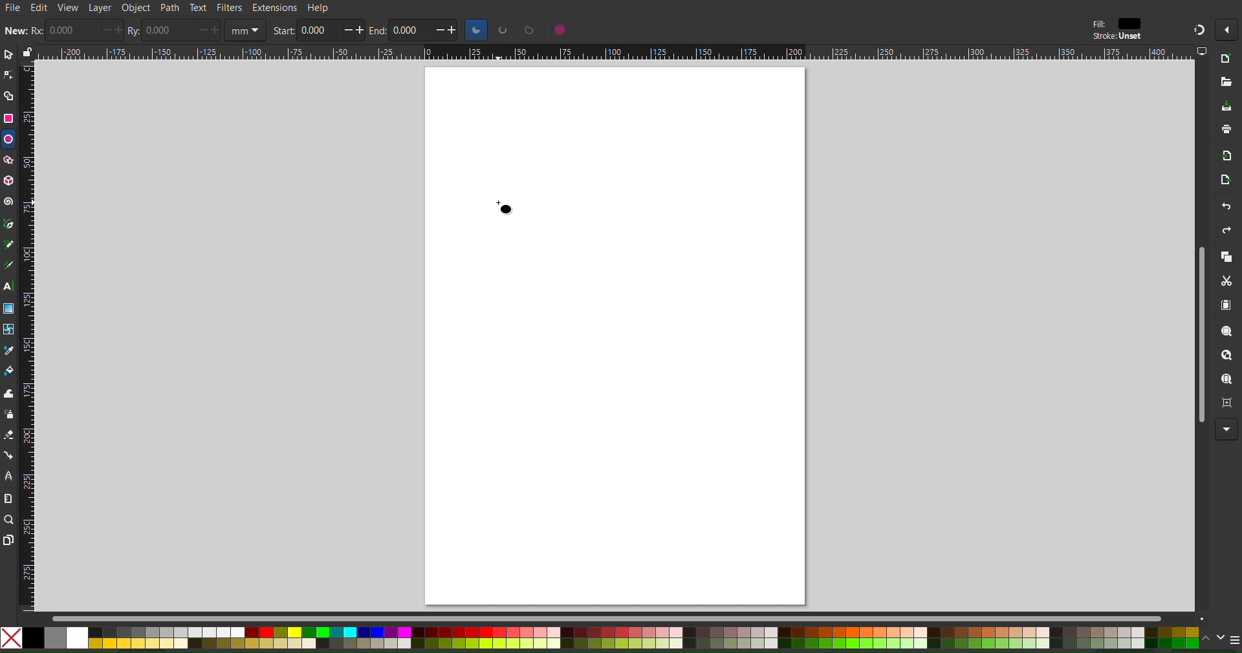 Image resolution: width=1242 pixels, height=653 pixels. What do you see at coordinates (615, 53) in the screenshot?
I see `Horizontal Ruler` at bounding box center [615, 53].